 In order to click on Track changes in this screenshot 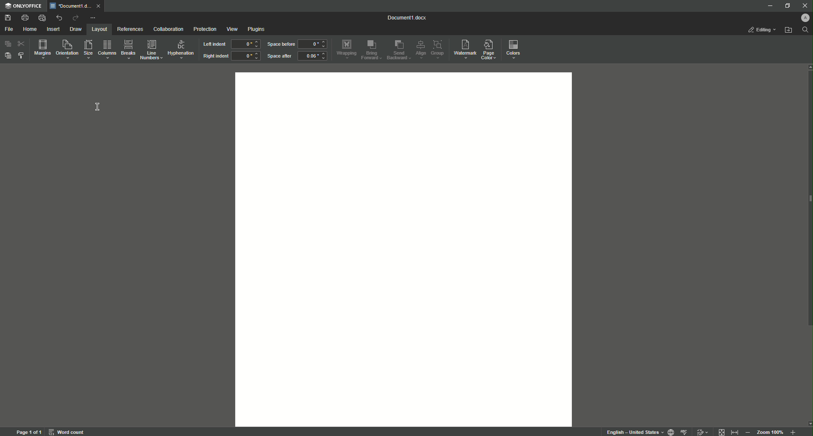, I will do `click(703, 430)`.